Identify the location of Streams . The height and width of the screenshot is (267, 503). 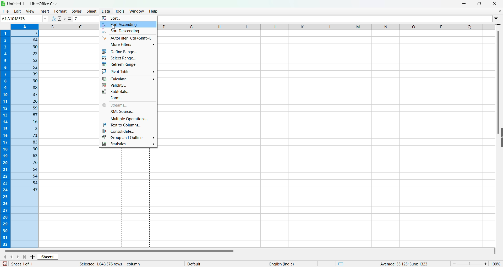
(127, 105).